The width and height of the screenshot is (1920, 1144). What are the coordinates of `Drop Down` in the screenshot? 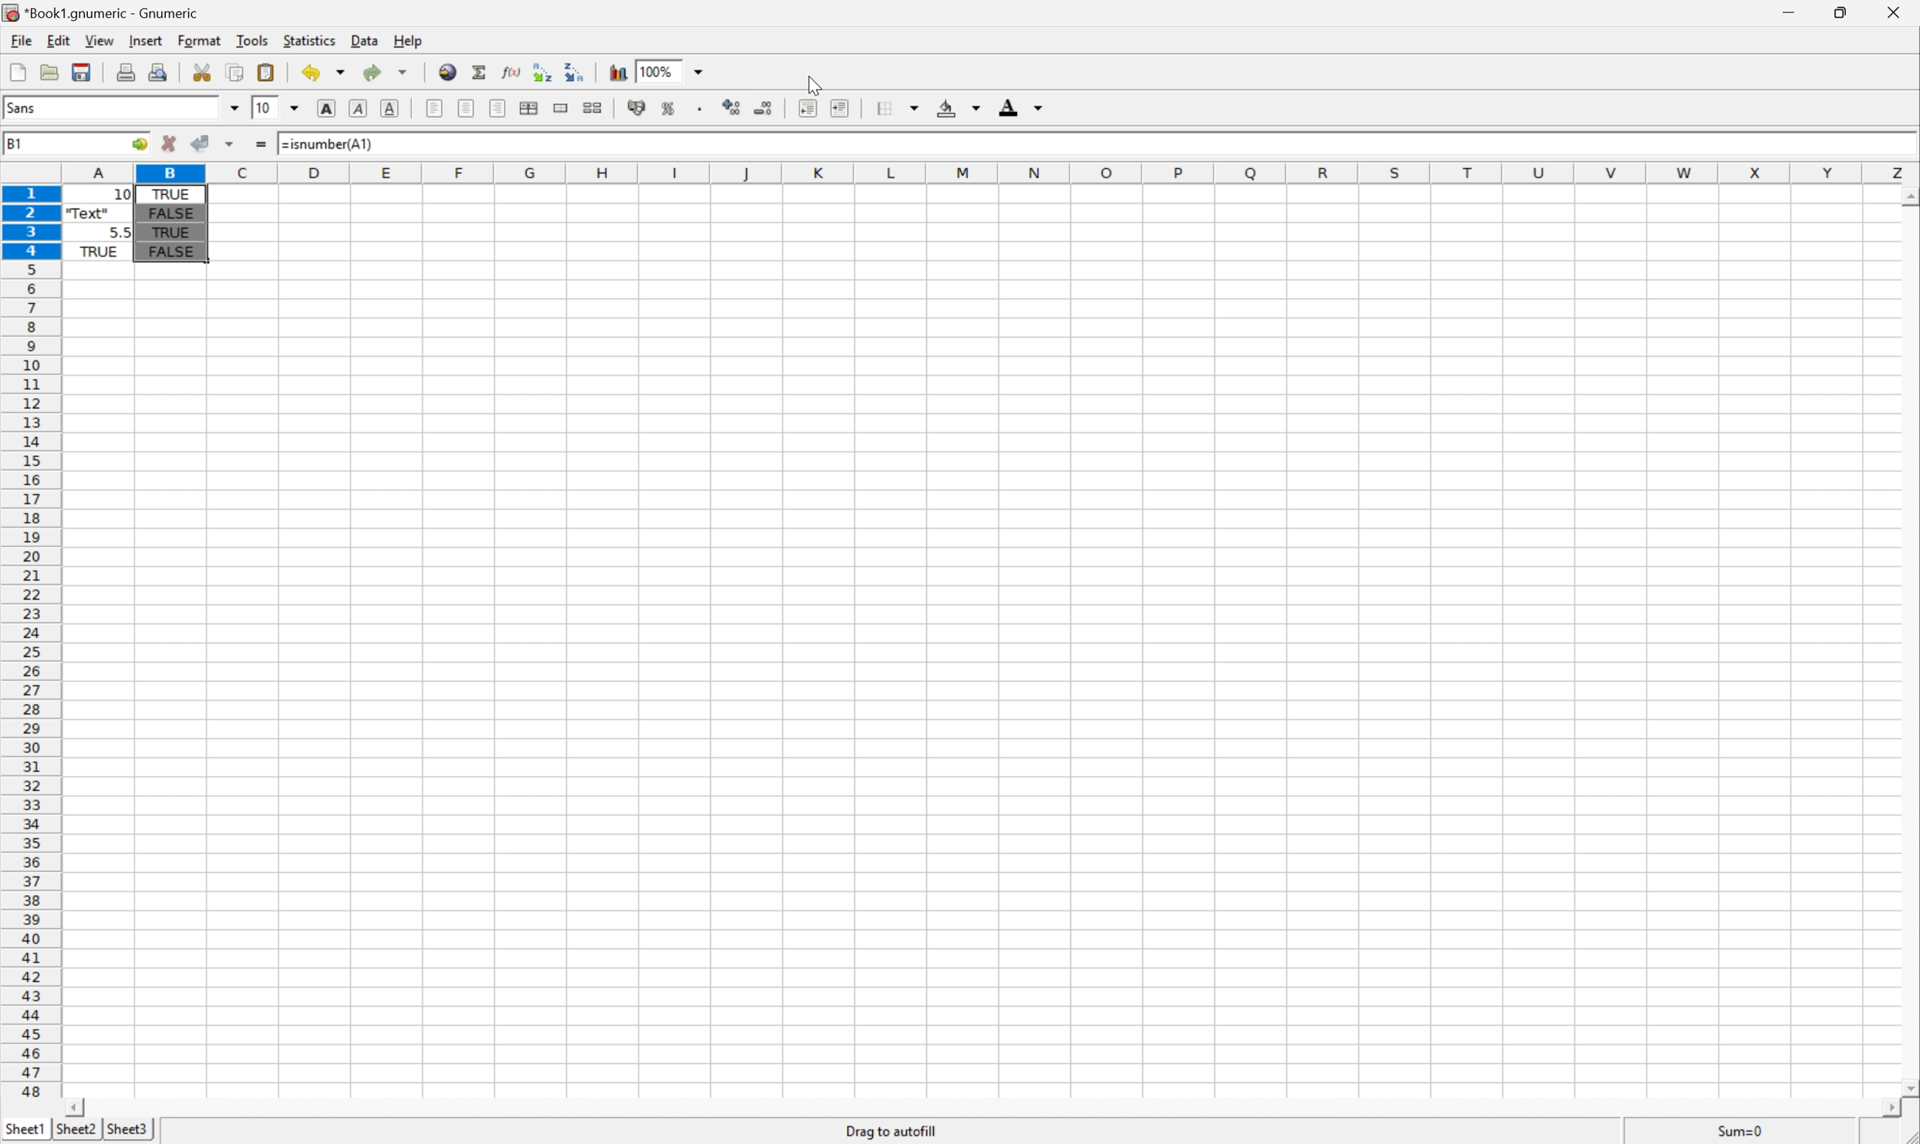 It's located at (697, 70).